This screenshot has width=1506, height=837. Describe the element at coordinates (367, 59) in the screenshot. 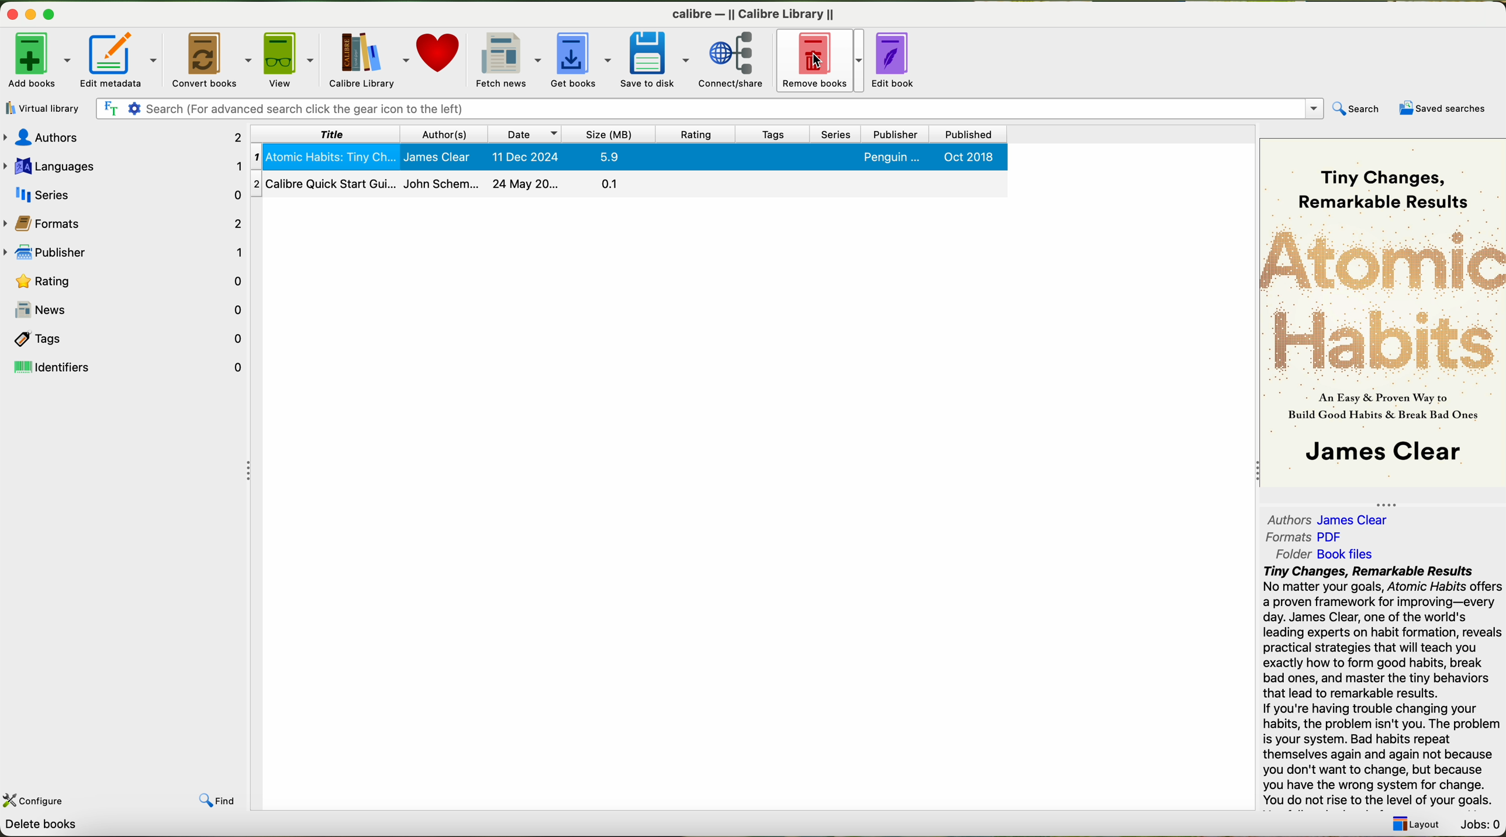

I see `calibre library` at that location.